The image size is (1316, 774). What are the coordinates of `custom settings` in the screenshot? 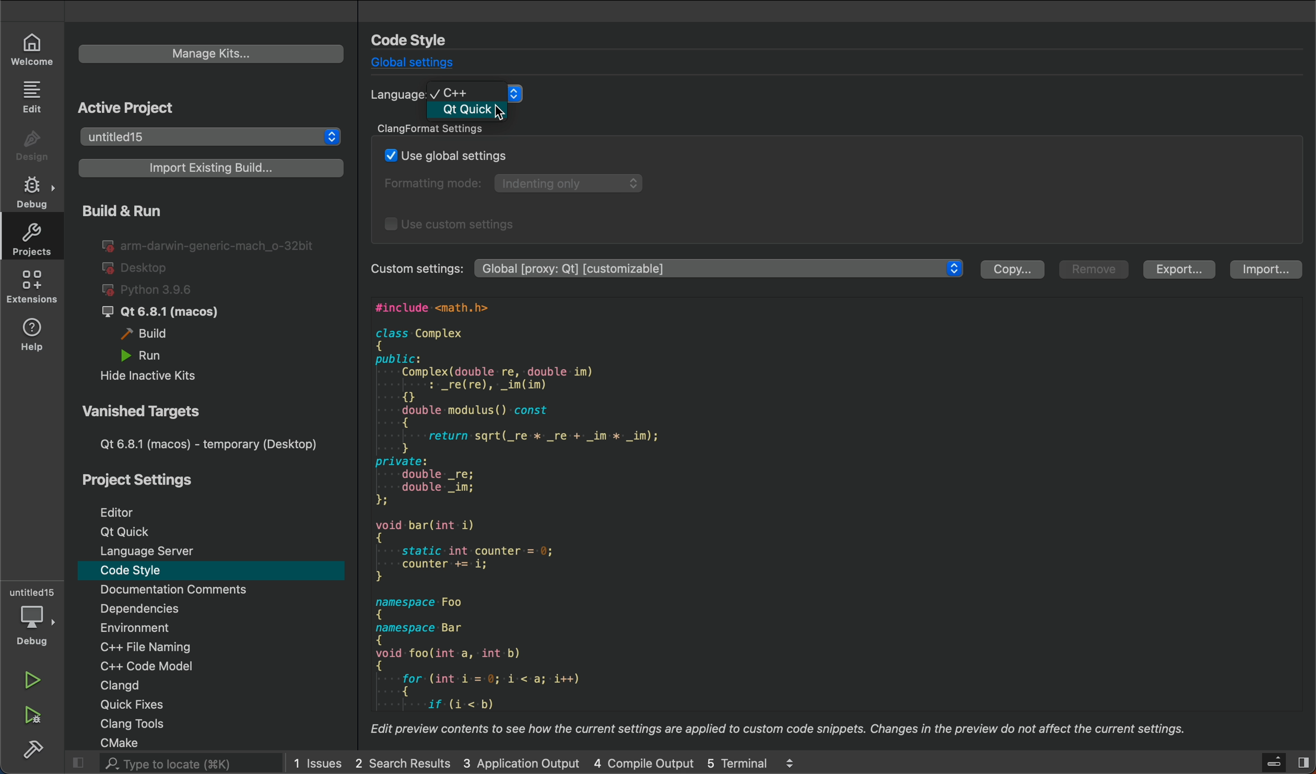 It's located at (414, 268).